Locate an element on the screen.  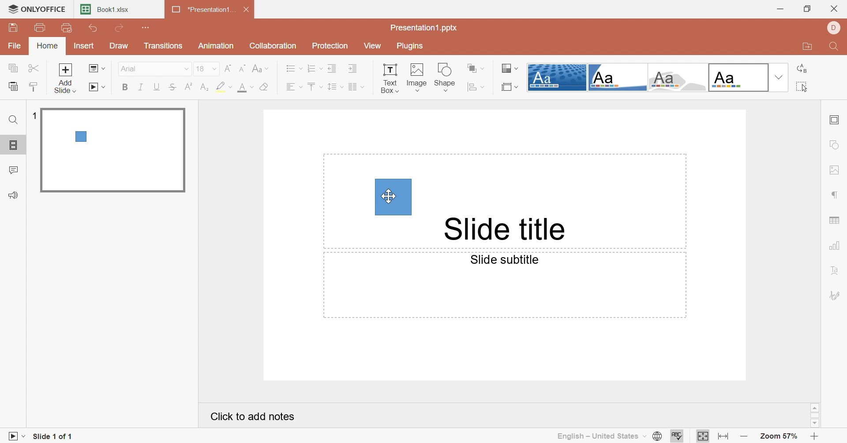
Find is located at coordinates (14, 120).